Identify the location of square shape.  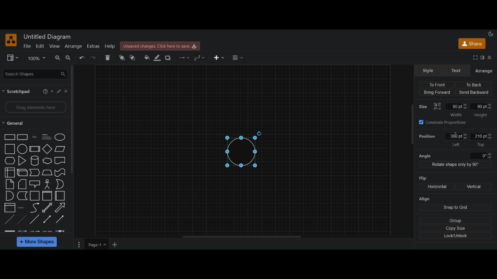
(47, 196).